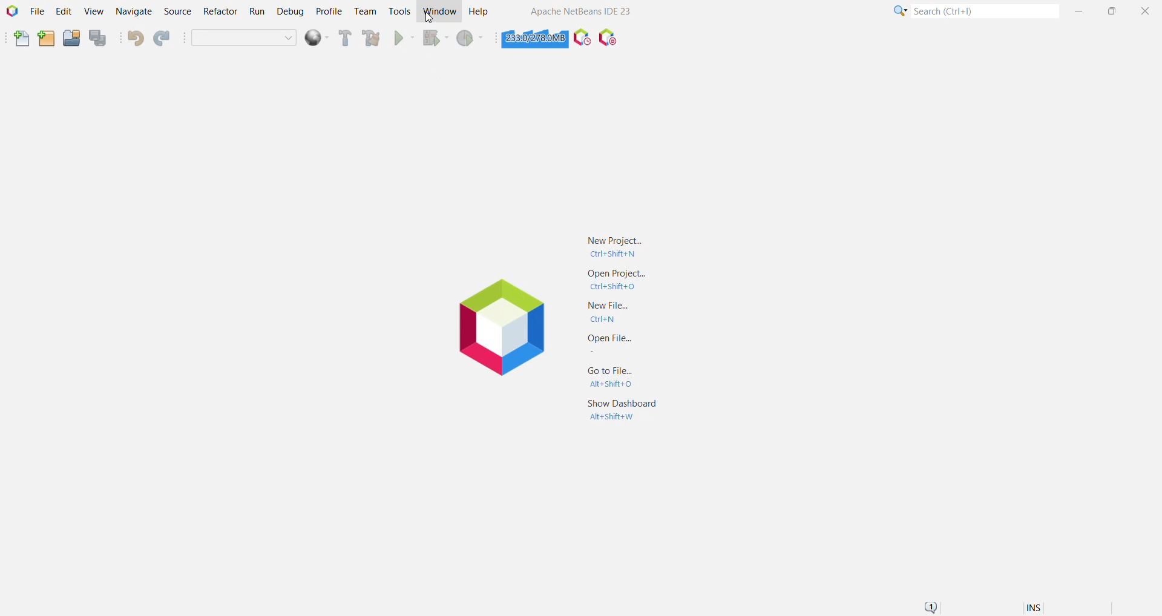 This screenshot has height=616, width=1162. What do you see at coordinates (626, 244) in the screenshot?
I see `New Project` at bounding box center [626, 244].